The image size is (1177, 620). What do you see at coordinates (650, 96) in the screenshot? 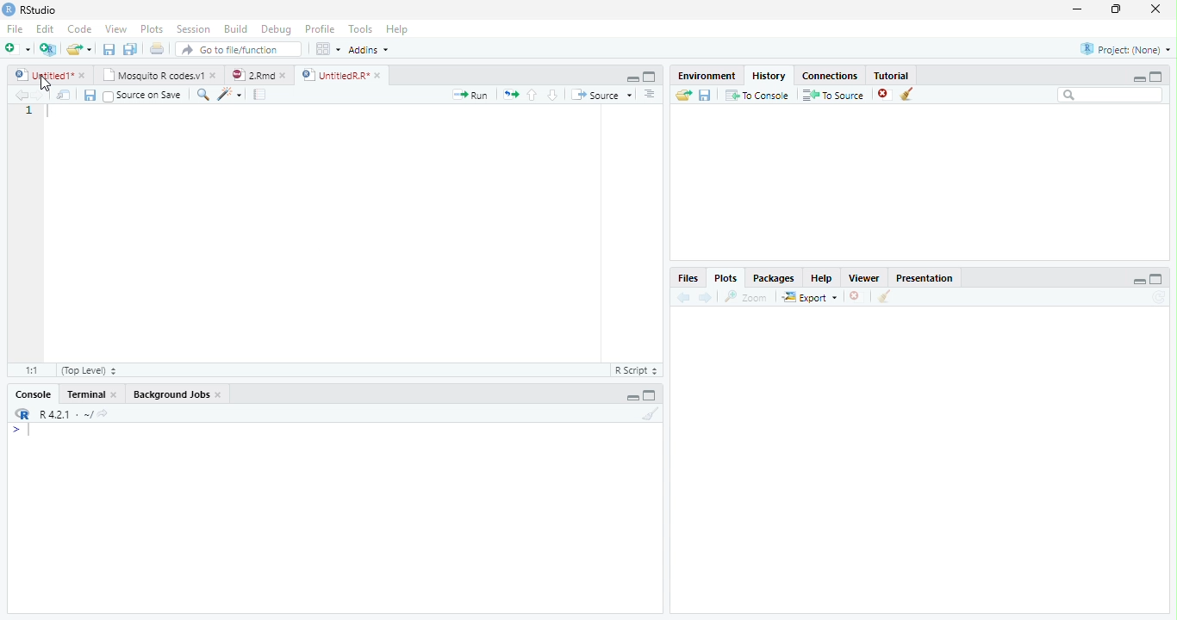
I see `Document outline` at bounding box center [650, 96].